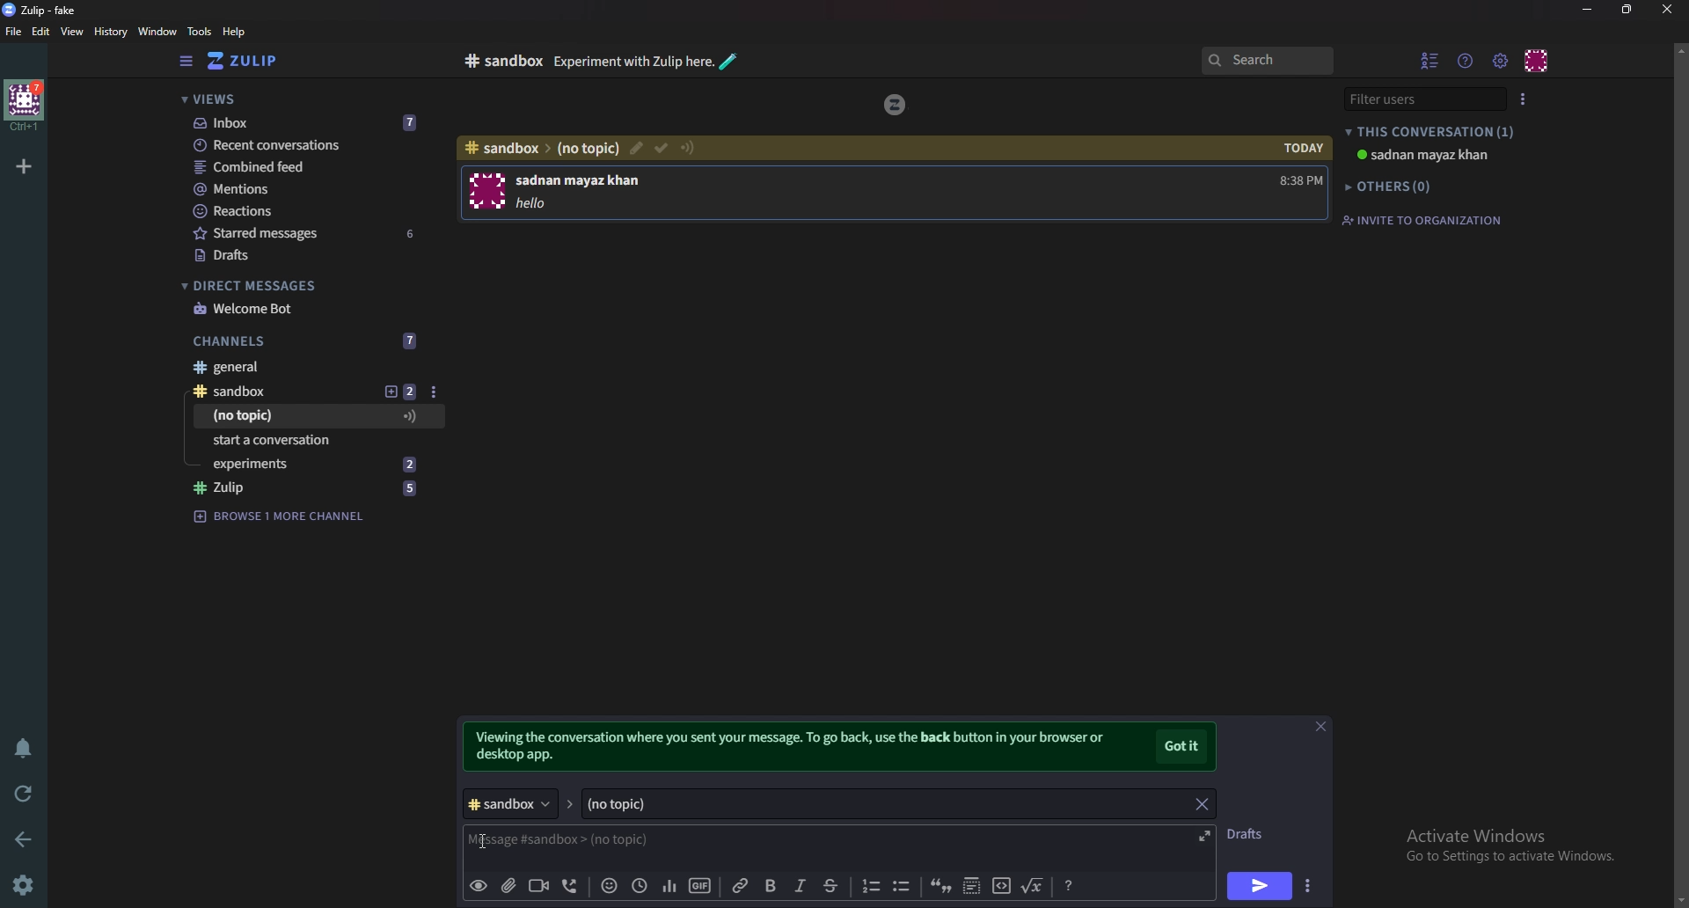  What do you see at coordinates (310, 124) in the screenshot?
I see `Inbox 7` at bounding box center [310, 124].